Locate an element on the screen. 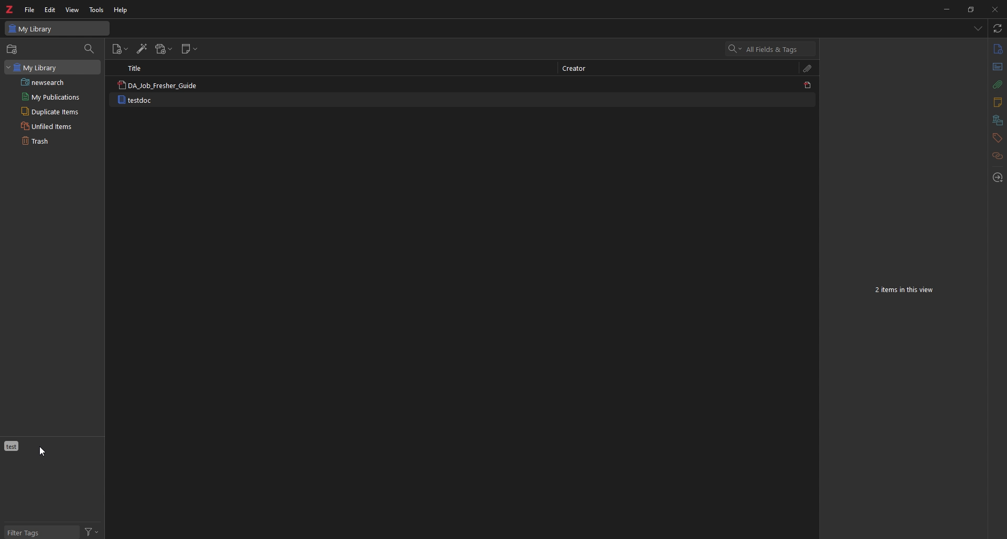  filter is located at coordinates (92, 532).